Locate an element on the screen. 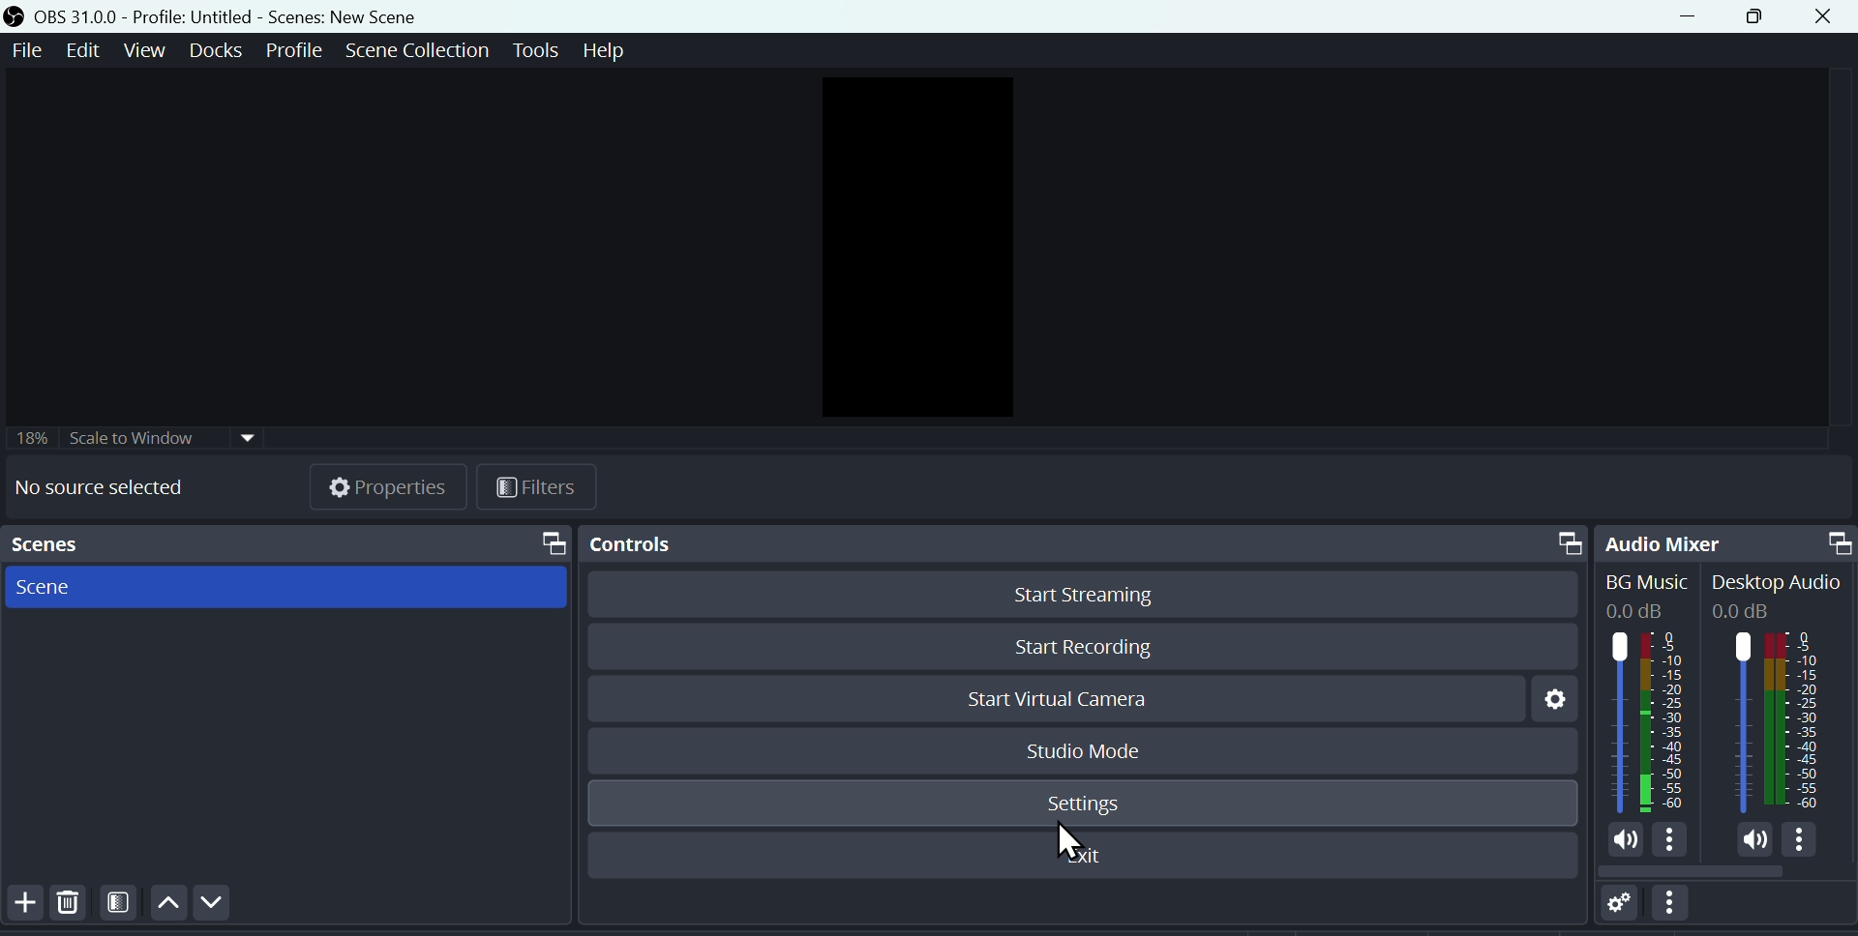  Filters is located at coordinates (124, 908).